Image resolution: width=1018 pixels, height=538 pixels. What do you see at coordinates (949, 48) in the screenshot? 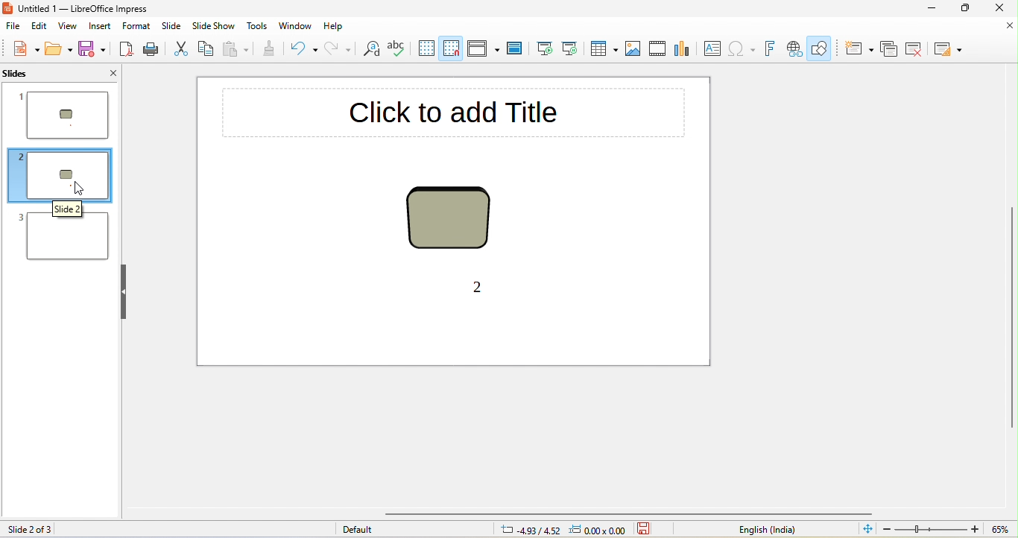
I see `slide layout` at bounding box center [949, 48].